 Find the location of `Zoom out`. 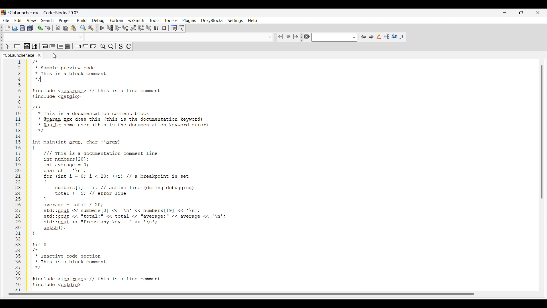

Zoom out is located at coordinates (111, 46).